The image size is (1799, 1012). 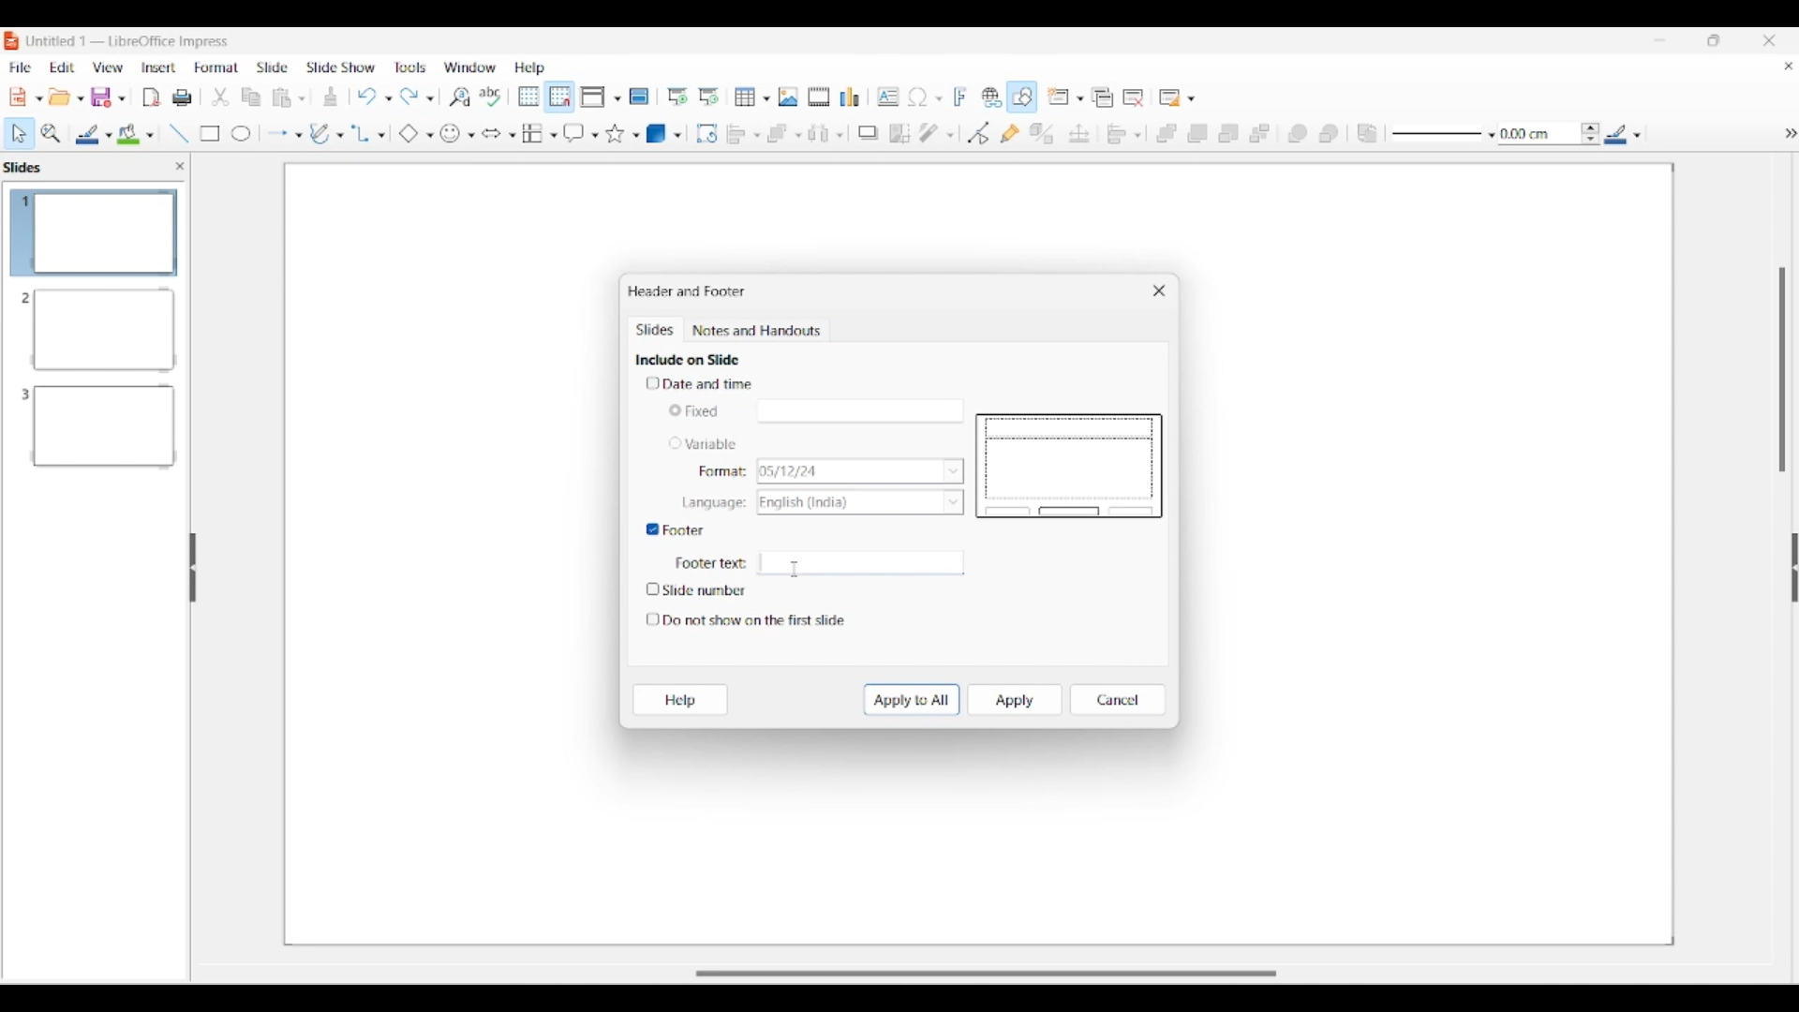 What do you see at coordinates (703, 589) in the screenshot?
I see `Toggle for slide number` at bounding box center [703, 589].